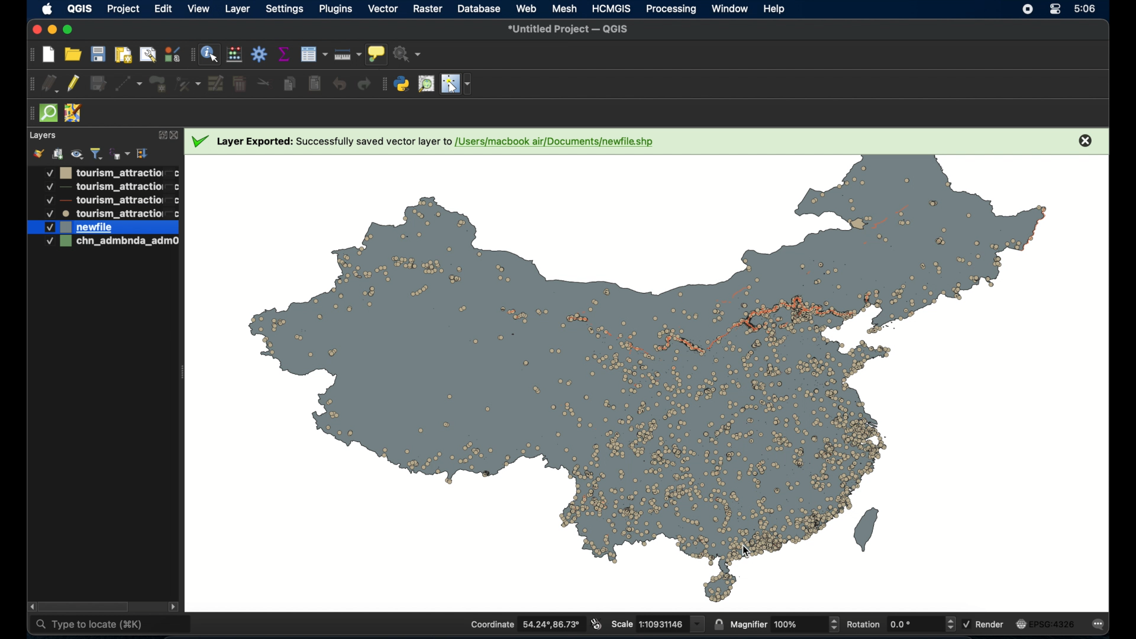  Describe the element at coordinates (51, 84) in the screenshot. I see `current edits ` at that location.